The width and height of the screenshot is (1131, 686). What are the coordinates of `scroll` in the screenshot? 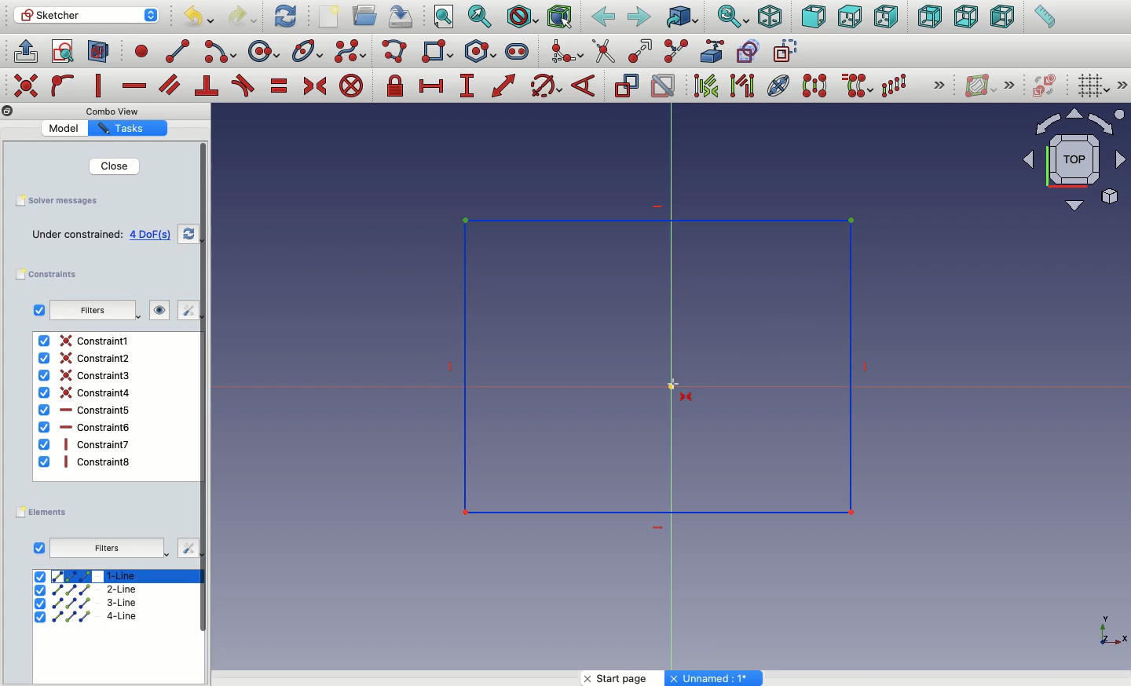 It's located at (205, 412).